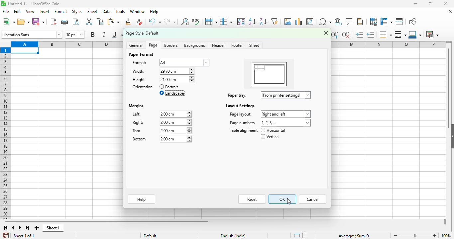  Describe the element at coordinates (430, 4) in the screenshot. I see `maximize` at that location.